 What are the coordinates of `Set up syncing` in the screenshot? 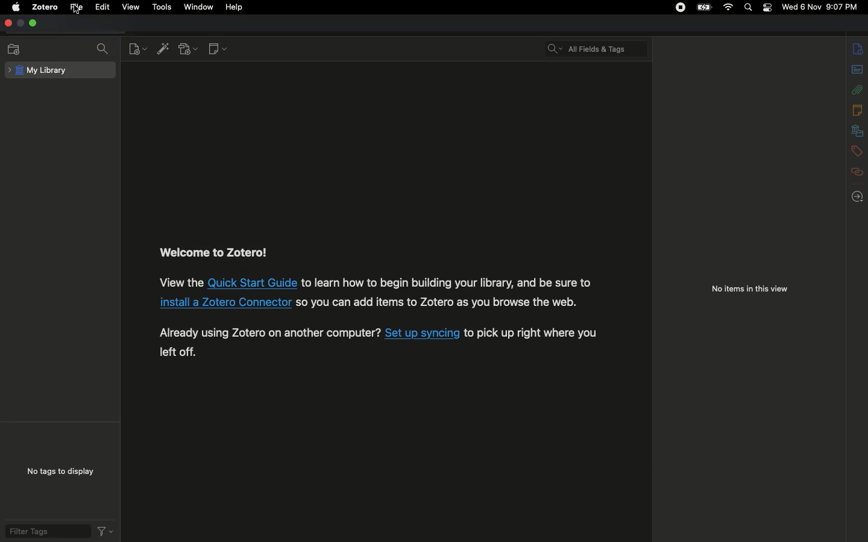 It's located at (423, 333).